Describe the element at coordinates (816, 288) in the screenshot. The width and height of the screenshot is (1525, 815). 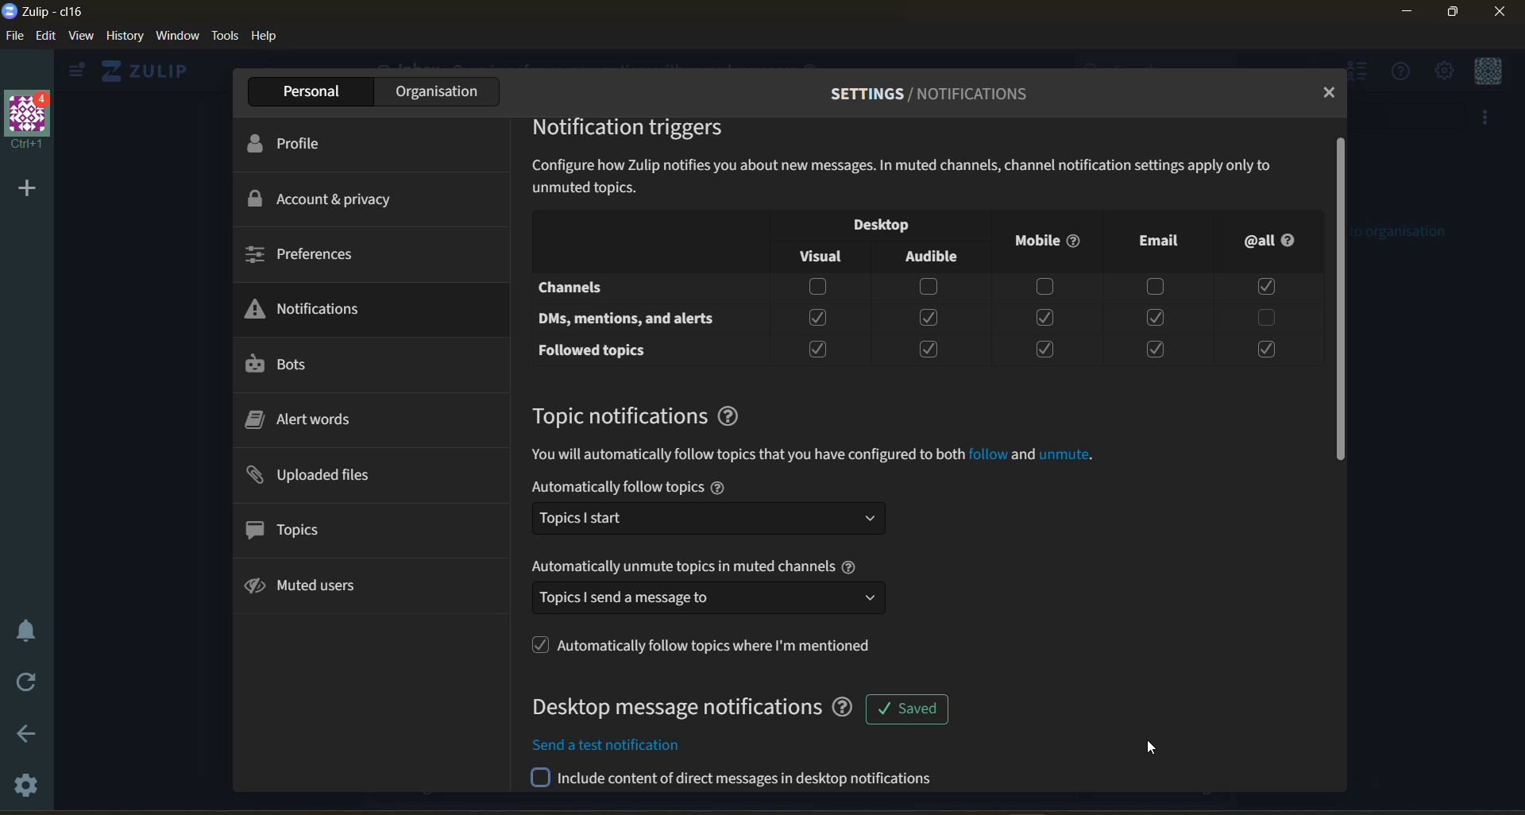
I see `Checkbox` at that location.